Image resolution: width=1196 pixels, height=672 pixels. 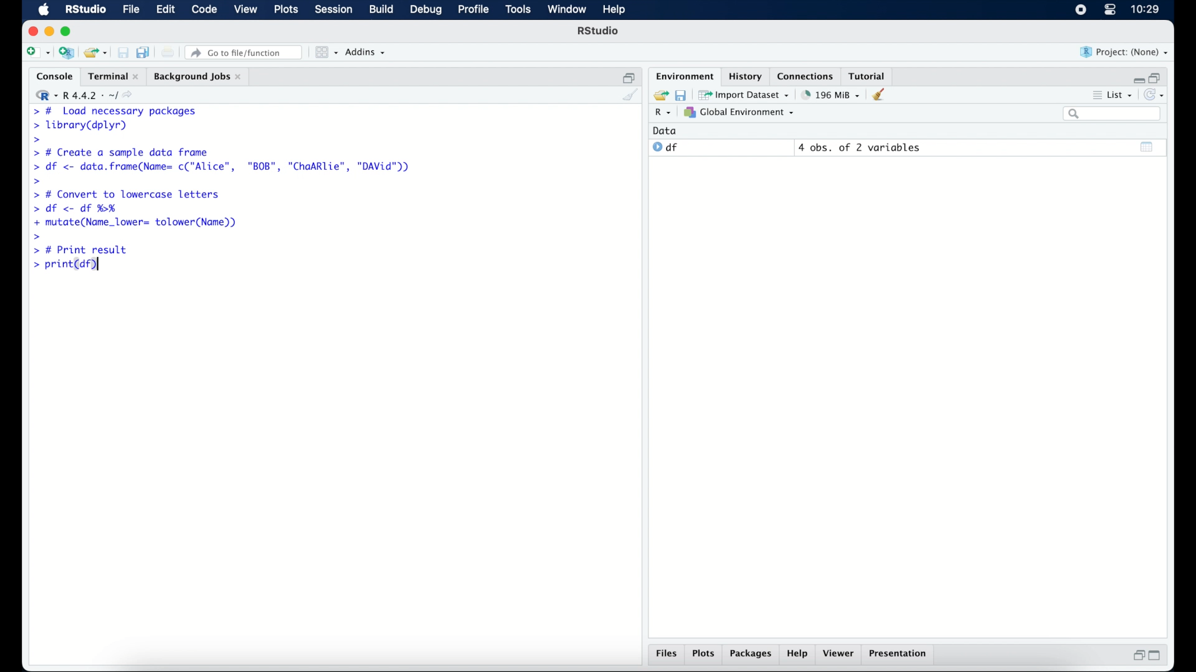 What do you see at coordinates (1080, 10) in the screenshot?
I see `screen recorder icon` at bounding box center [1080, 10].